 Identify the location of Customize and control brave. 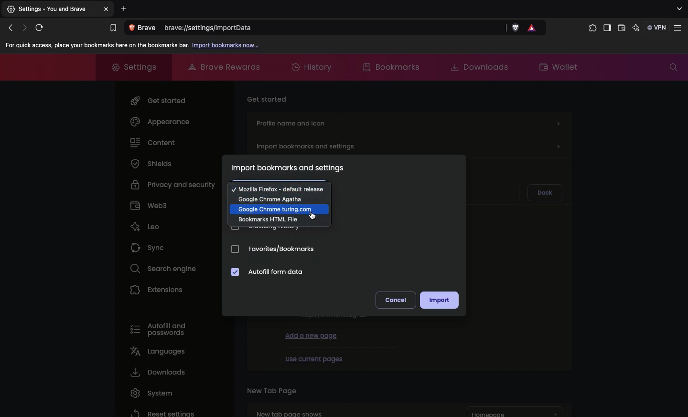
(679, 28).